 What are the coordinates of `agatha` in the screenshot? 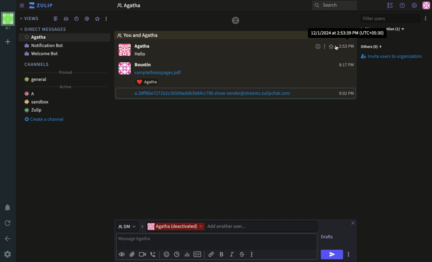 It's located at (172, 226).